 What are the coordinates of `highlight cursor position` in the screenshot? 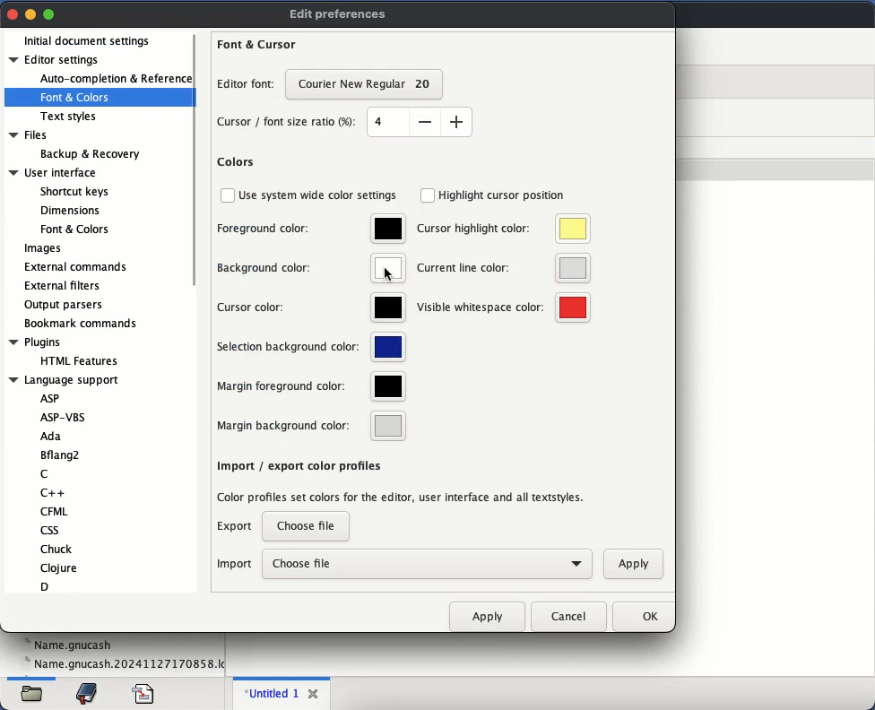 It's located at (505, 195).